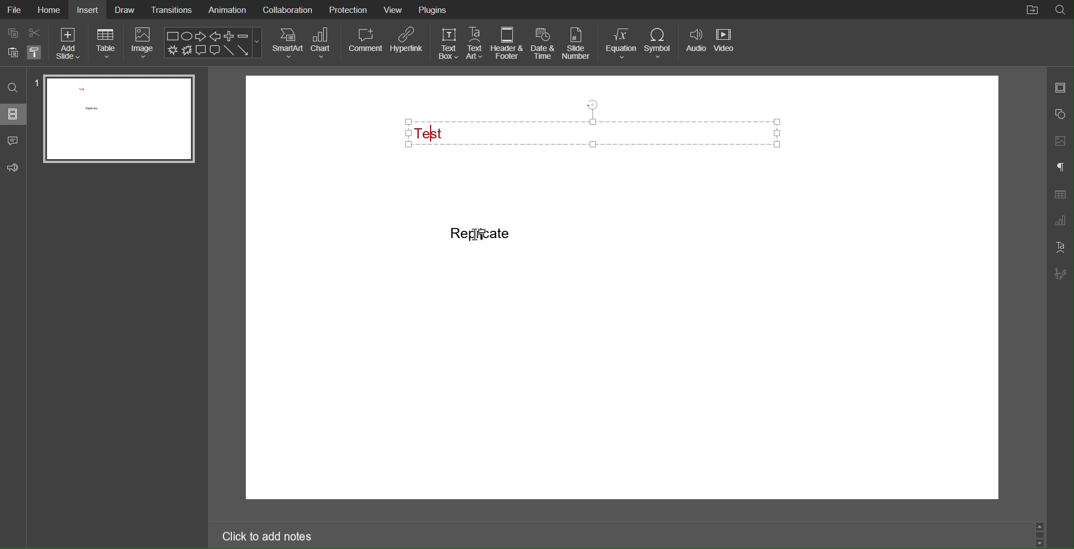 The width and height of the screenshot is (1074, 549). What do you see at coordinates (106, 44) in the screenshot?
I see `Table` at bounding box center [106, 44].